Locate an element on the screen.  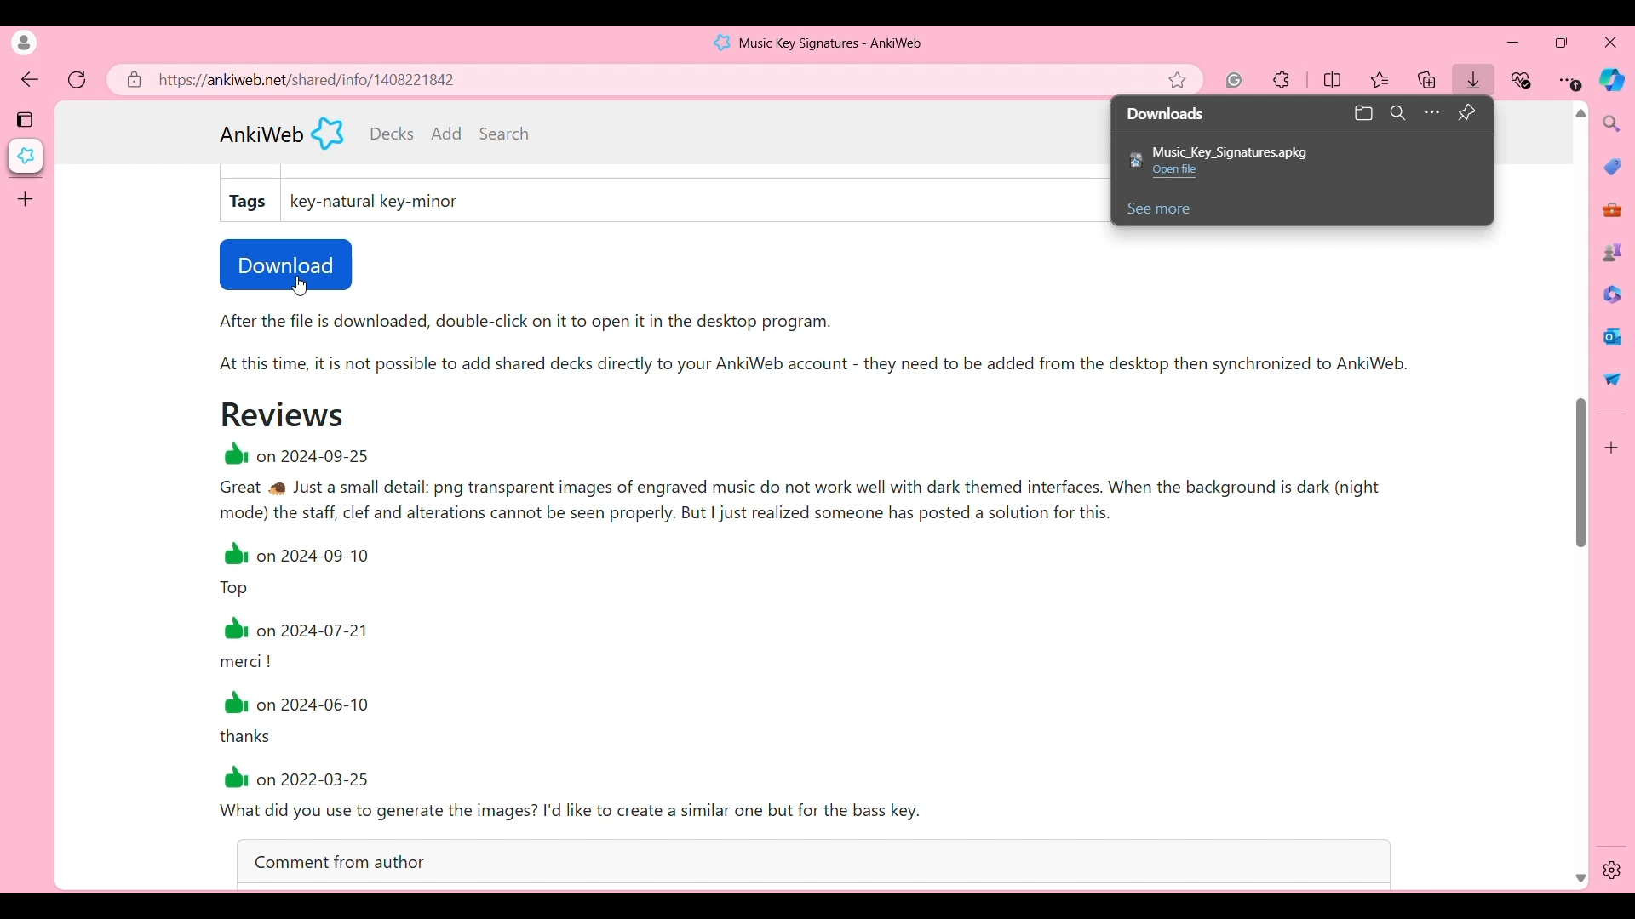
Settings is located at coordinates (1612, 870).